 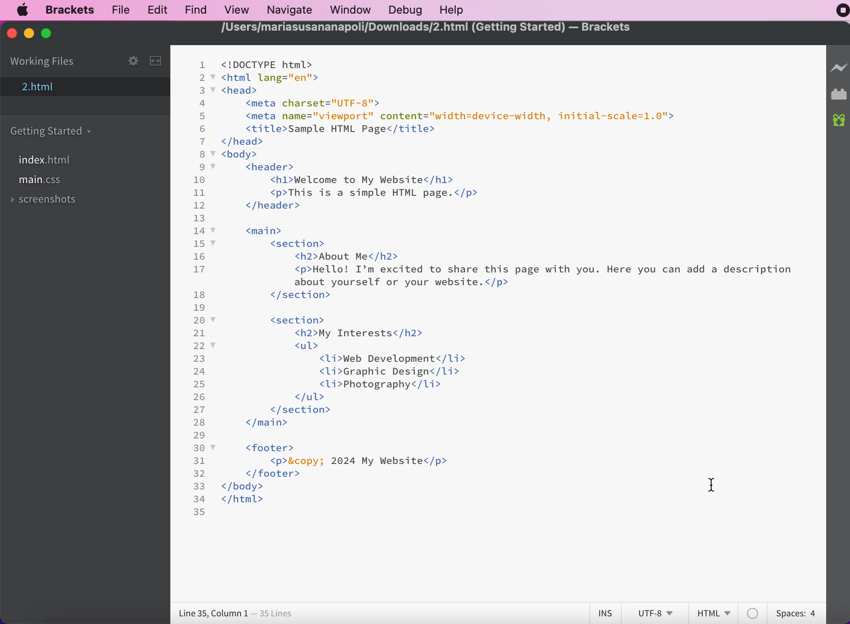 What do you see at coordinates (43, 180) in the screenshot?
I see `file main.css` at bounding box center [43, 180].